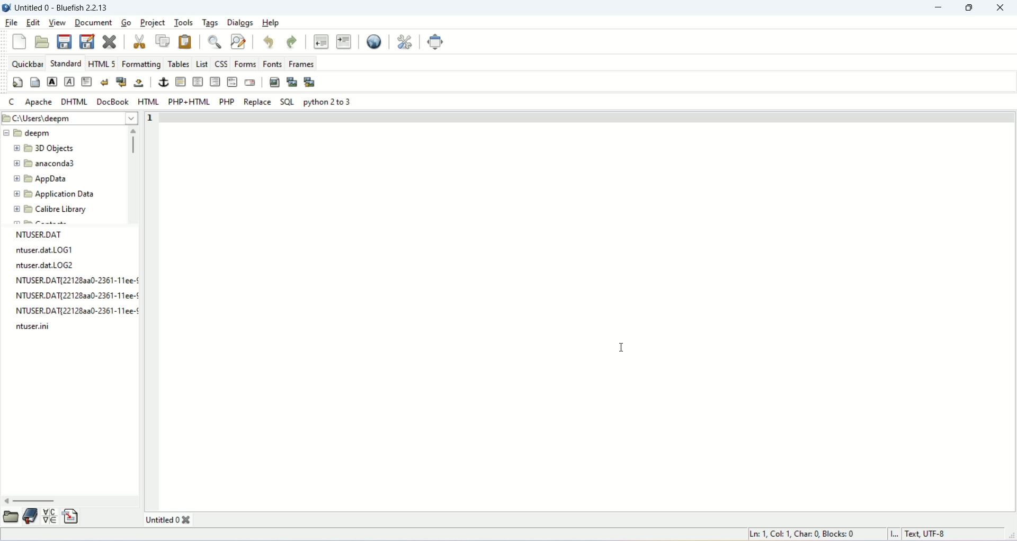  I want to click on insert thumbnail, so click(290, 82).